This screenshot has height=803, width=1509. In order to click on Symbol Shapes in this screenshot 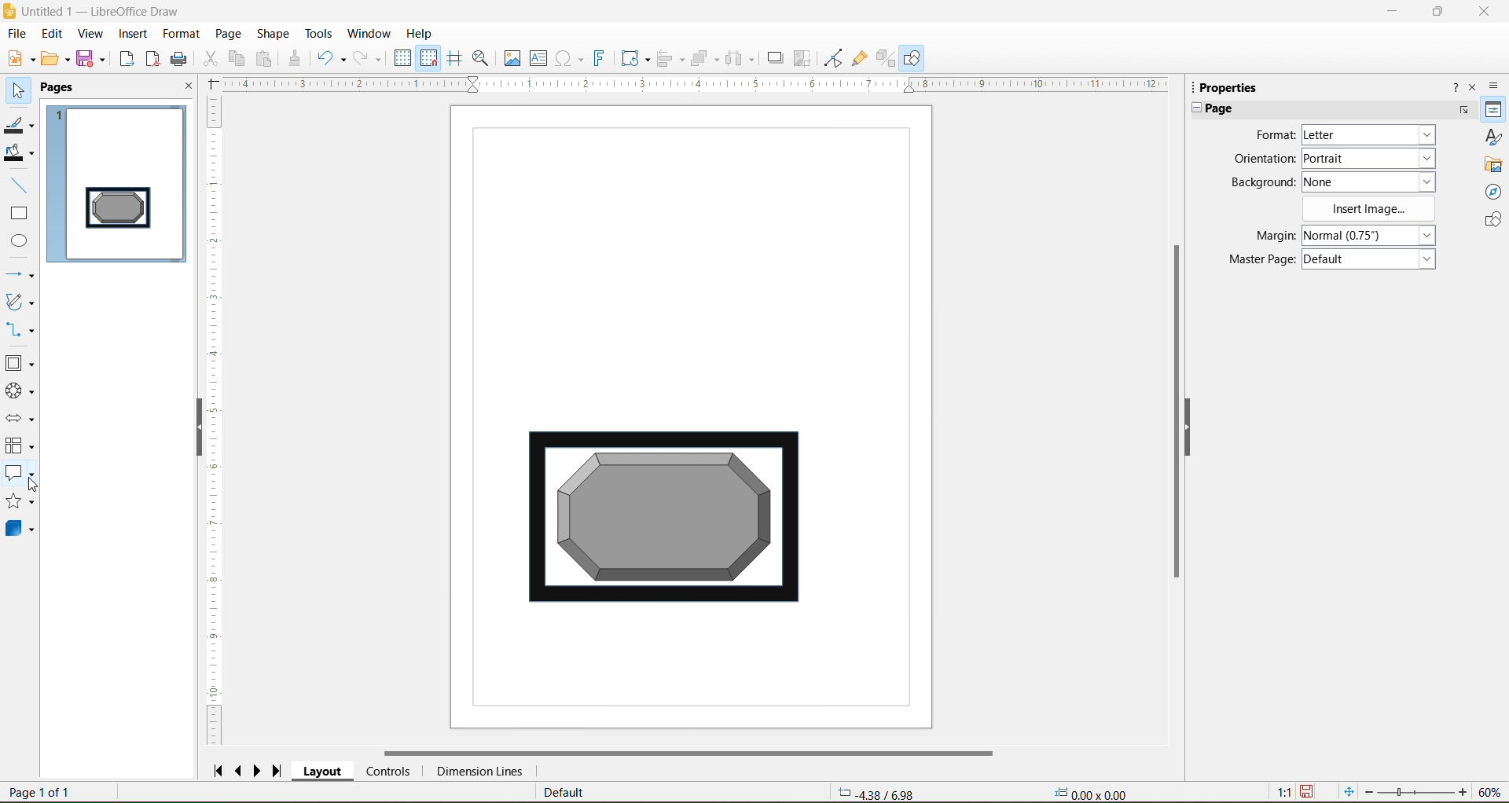, I will do `click(20, 392)`.